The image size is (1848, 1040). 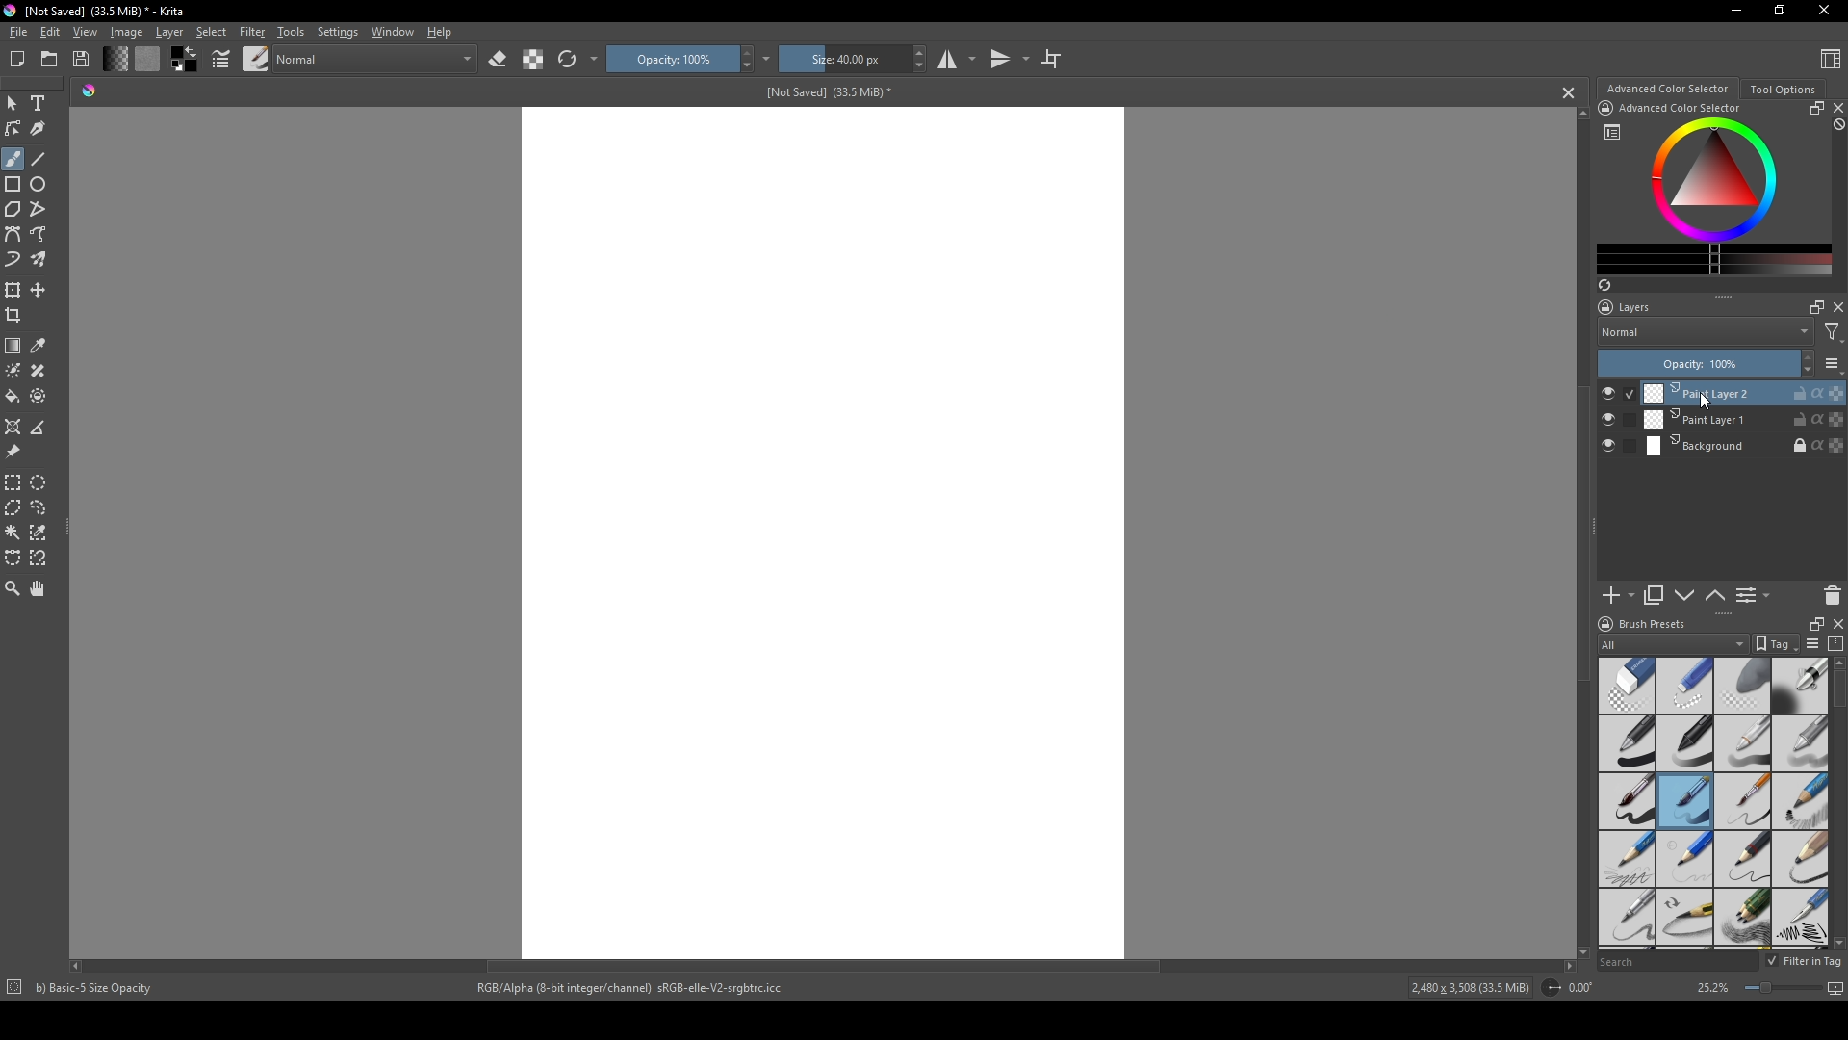 What do you see at coordinates (40, 507) in the screenshot?
I see `lasso` at bounding box center [40, 507].